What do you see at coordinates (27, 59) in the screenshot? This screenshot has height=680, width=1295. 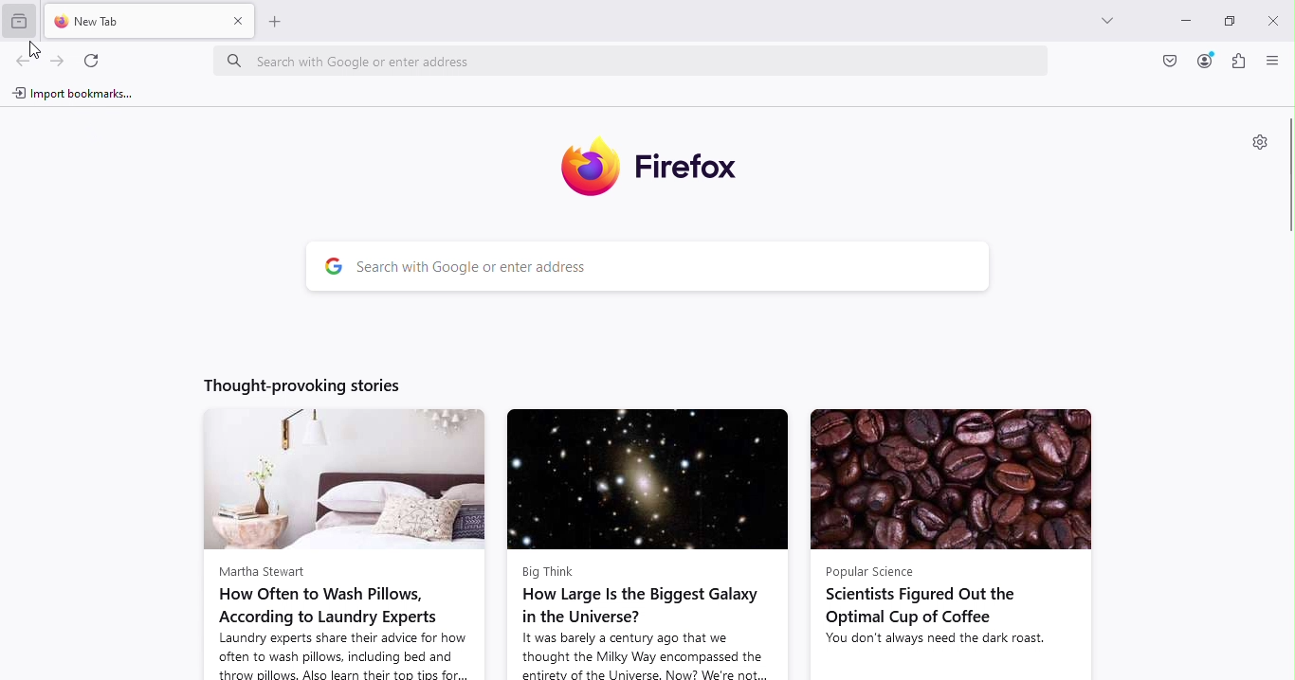 I see `Go back one page` at bounding box center [27, 59].